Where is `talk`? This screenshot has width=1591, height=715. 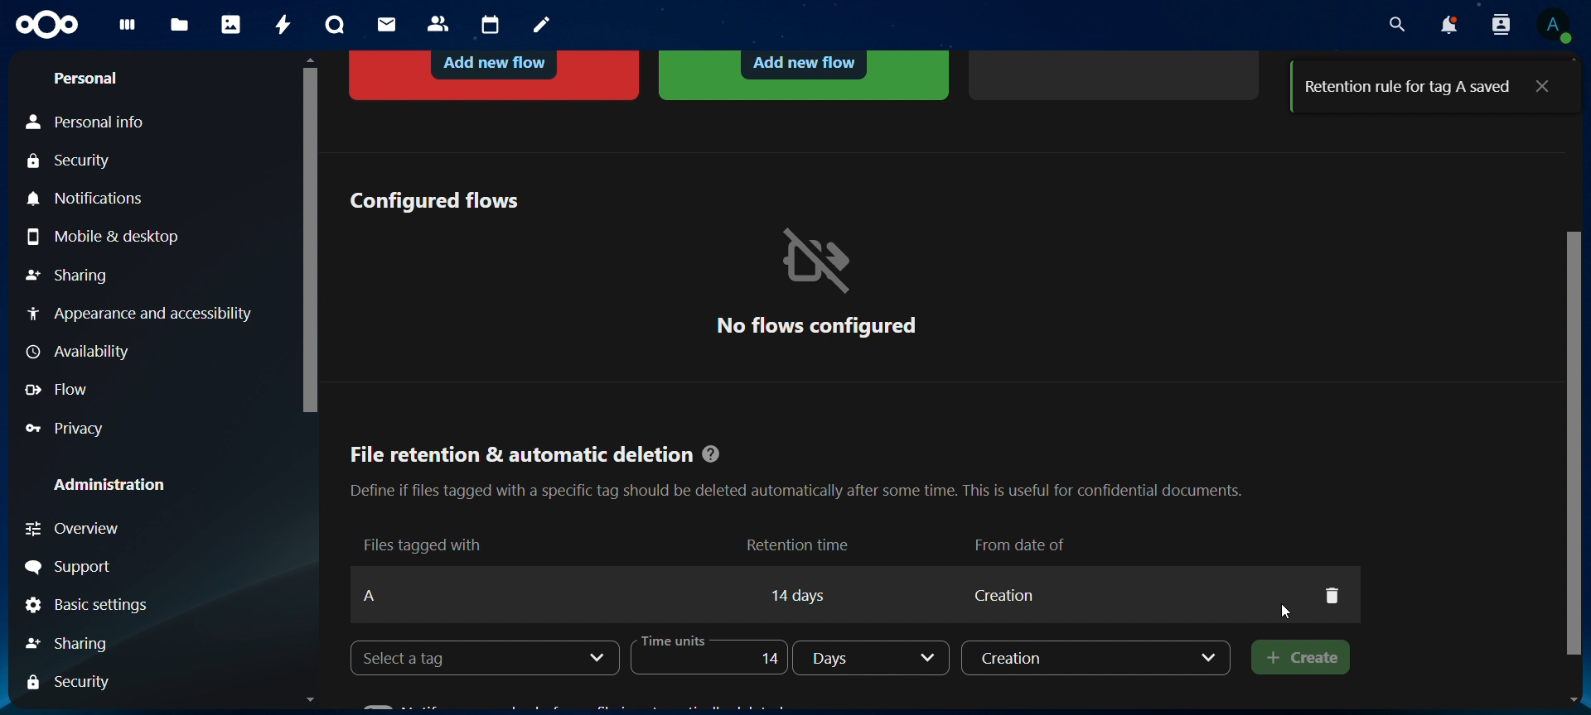 talk is located at coordinates (335, 25).